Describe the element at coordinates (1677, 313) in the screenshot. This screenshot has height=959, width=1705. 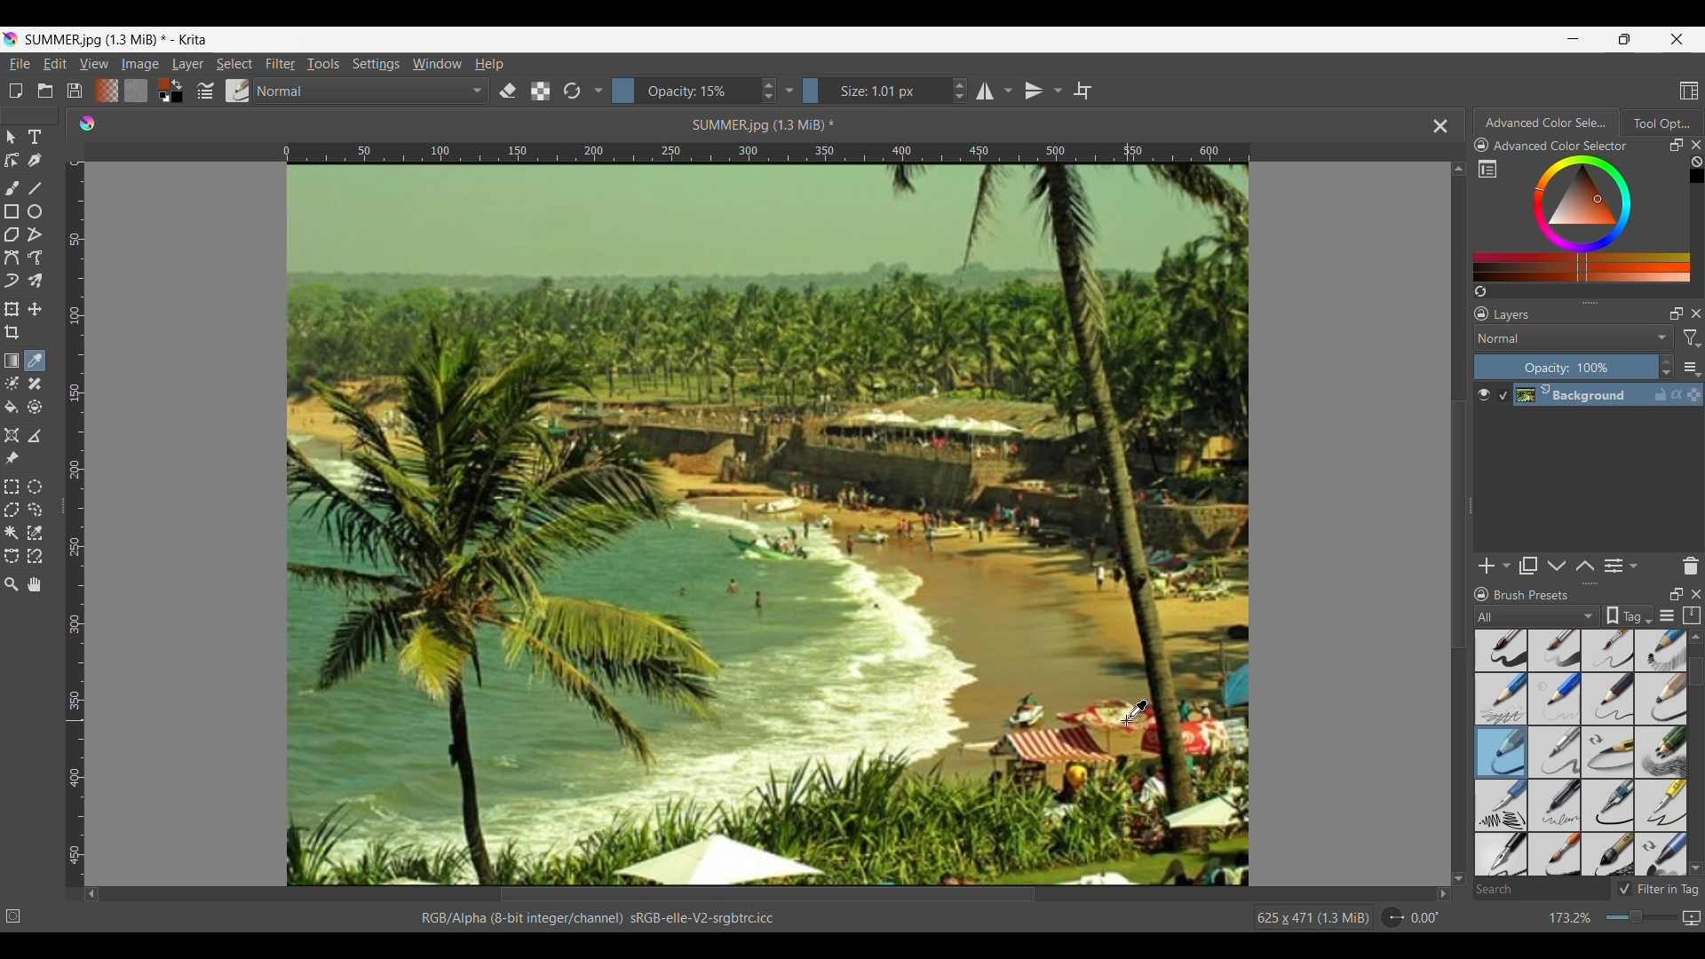
I see `Float docker` at that location.